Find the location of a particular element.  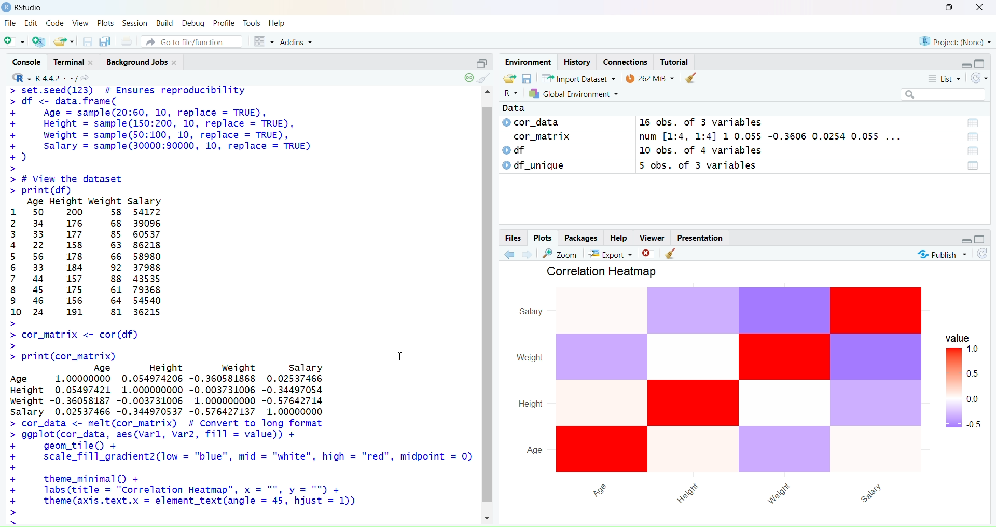

List is located at coordinates (943, 78).